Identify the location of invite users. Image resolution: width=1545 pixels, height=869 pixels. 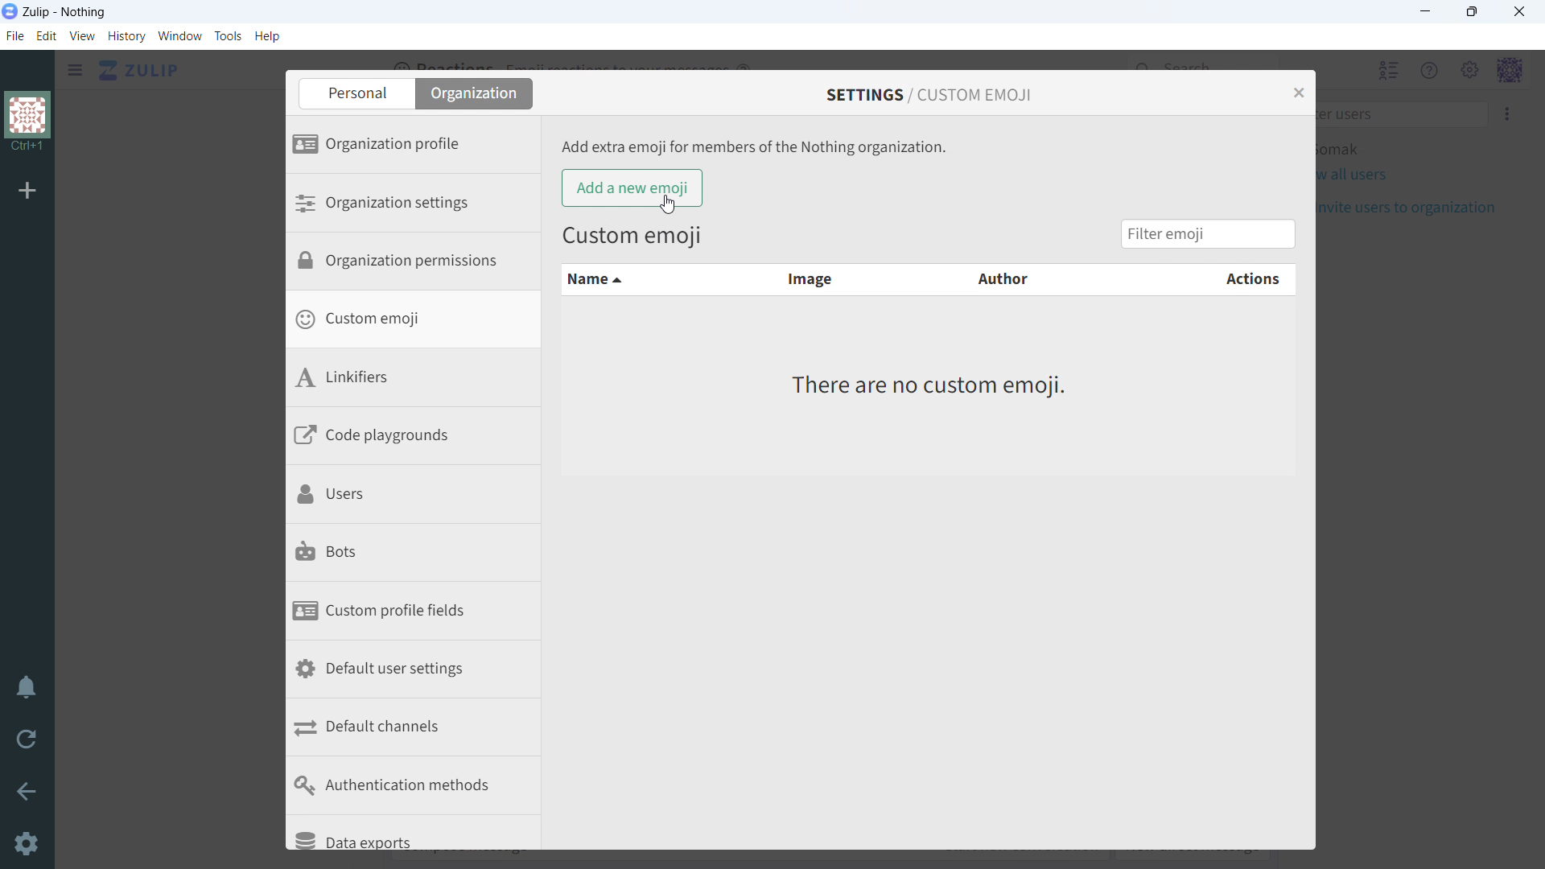
(1506, 114).